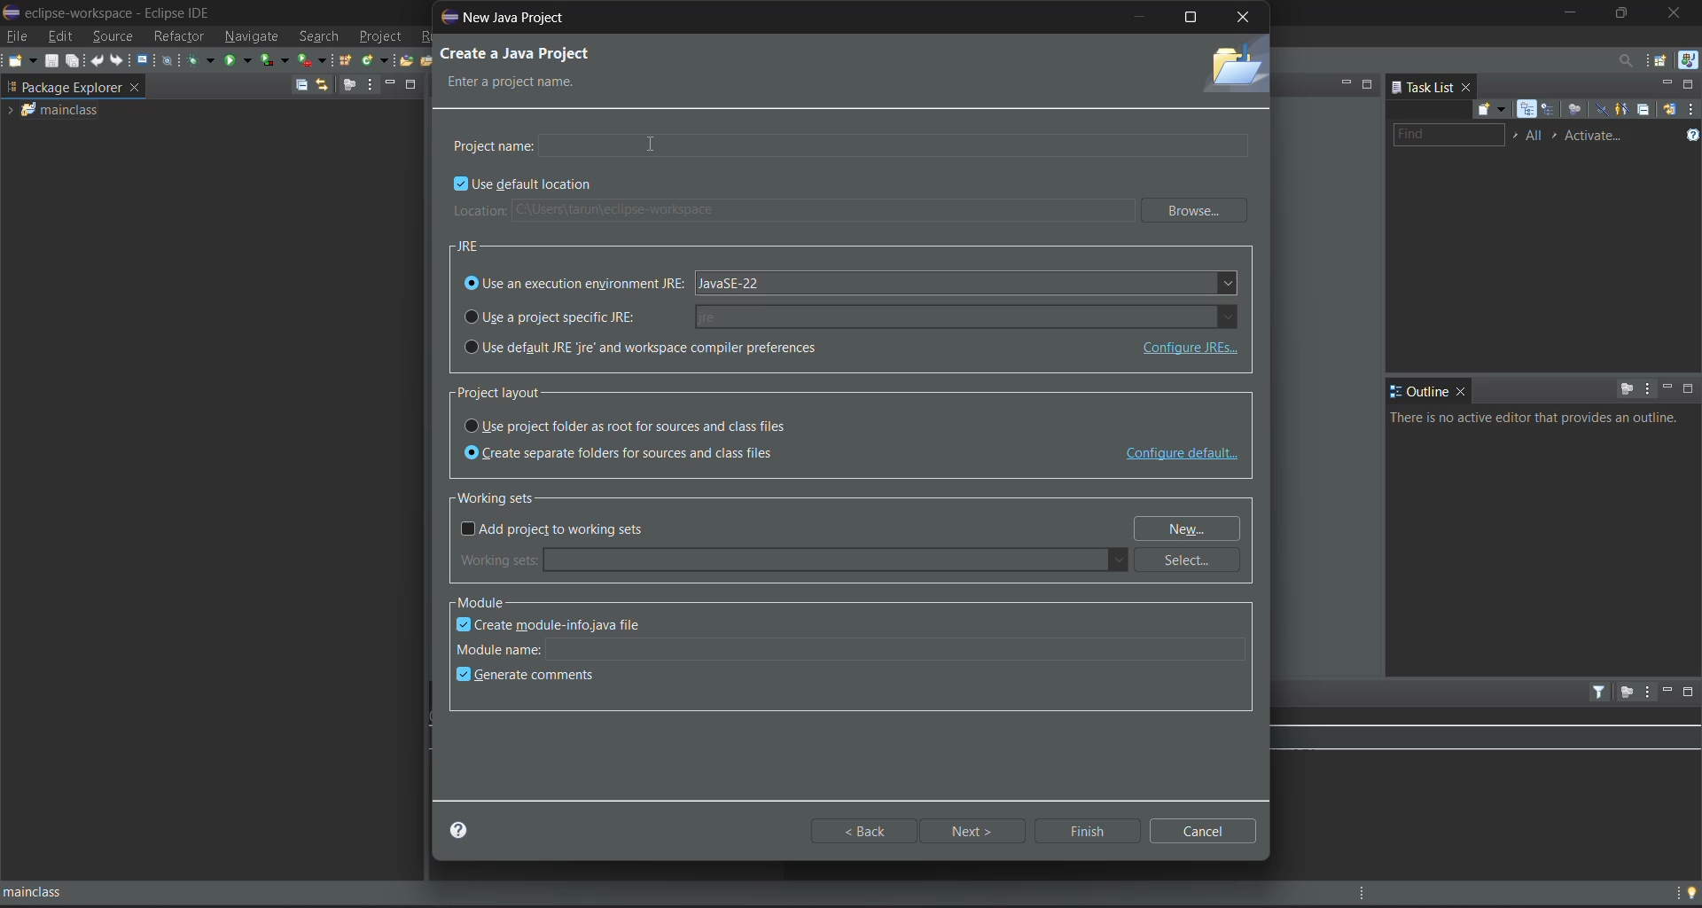 The width and height of the screenshot is (1702, 908). What do you see at coordinates (169, 62) in the screenshot?
I see `skip all breakpoints` at bounding box center [169, 62].